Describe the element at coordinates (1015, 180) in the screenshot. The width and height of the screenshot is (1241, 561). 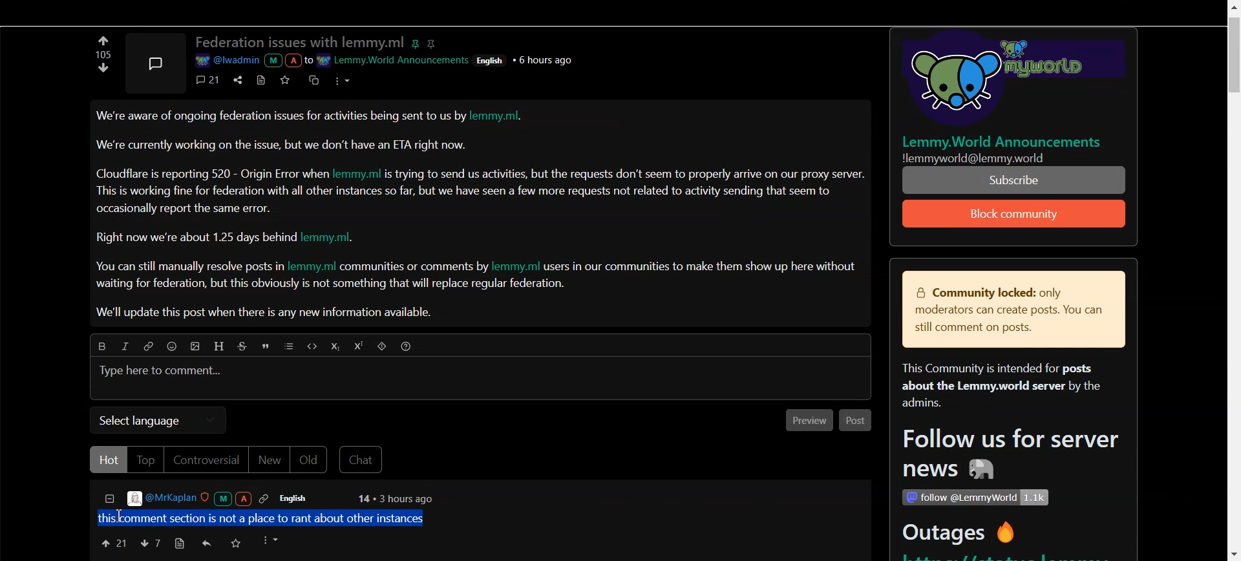
I see `properly arrive on our proxy server.
PE TEI SON TE WT` at that location.